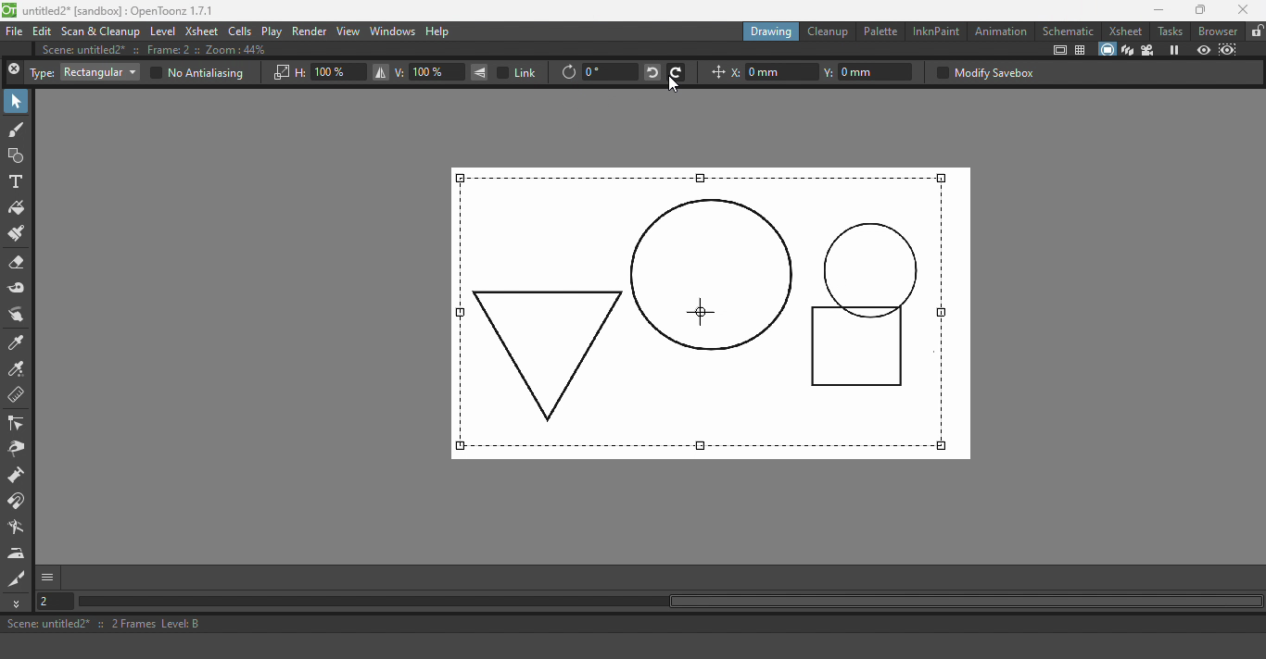  I want to click on Y: 0mm, so click(870, 72).